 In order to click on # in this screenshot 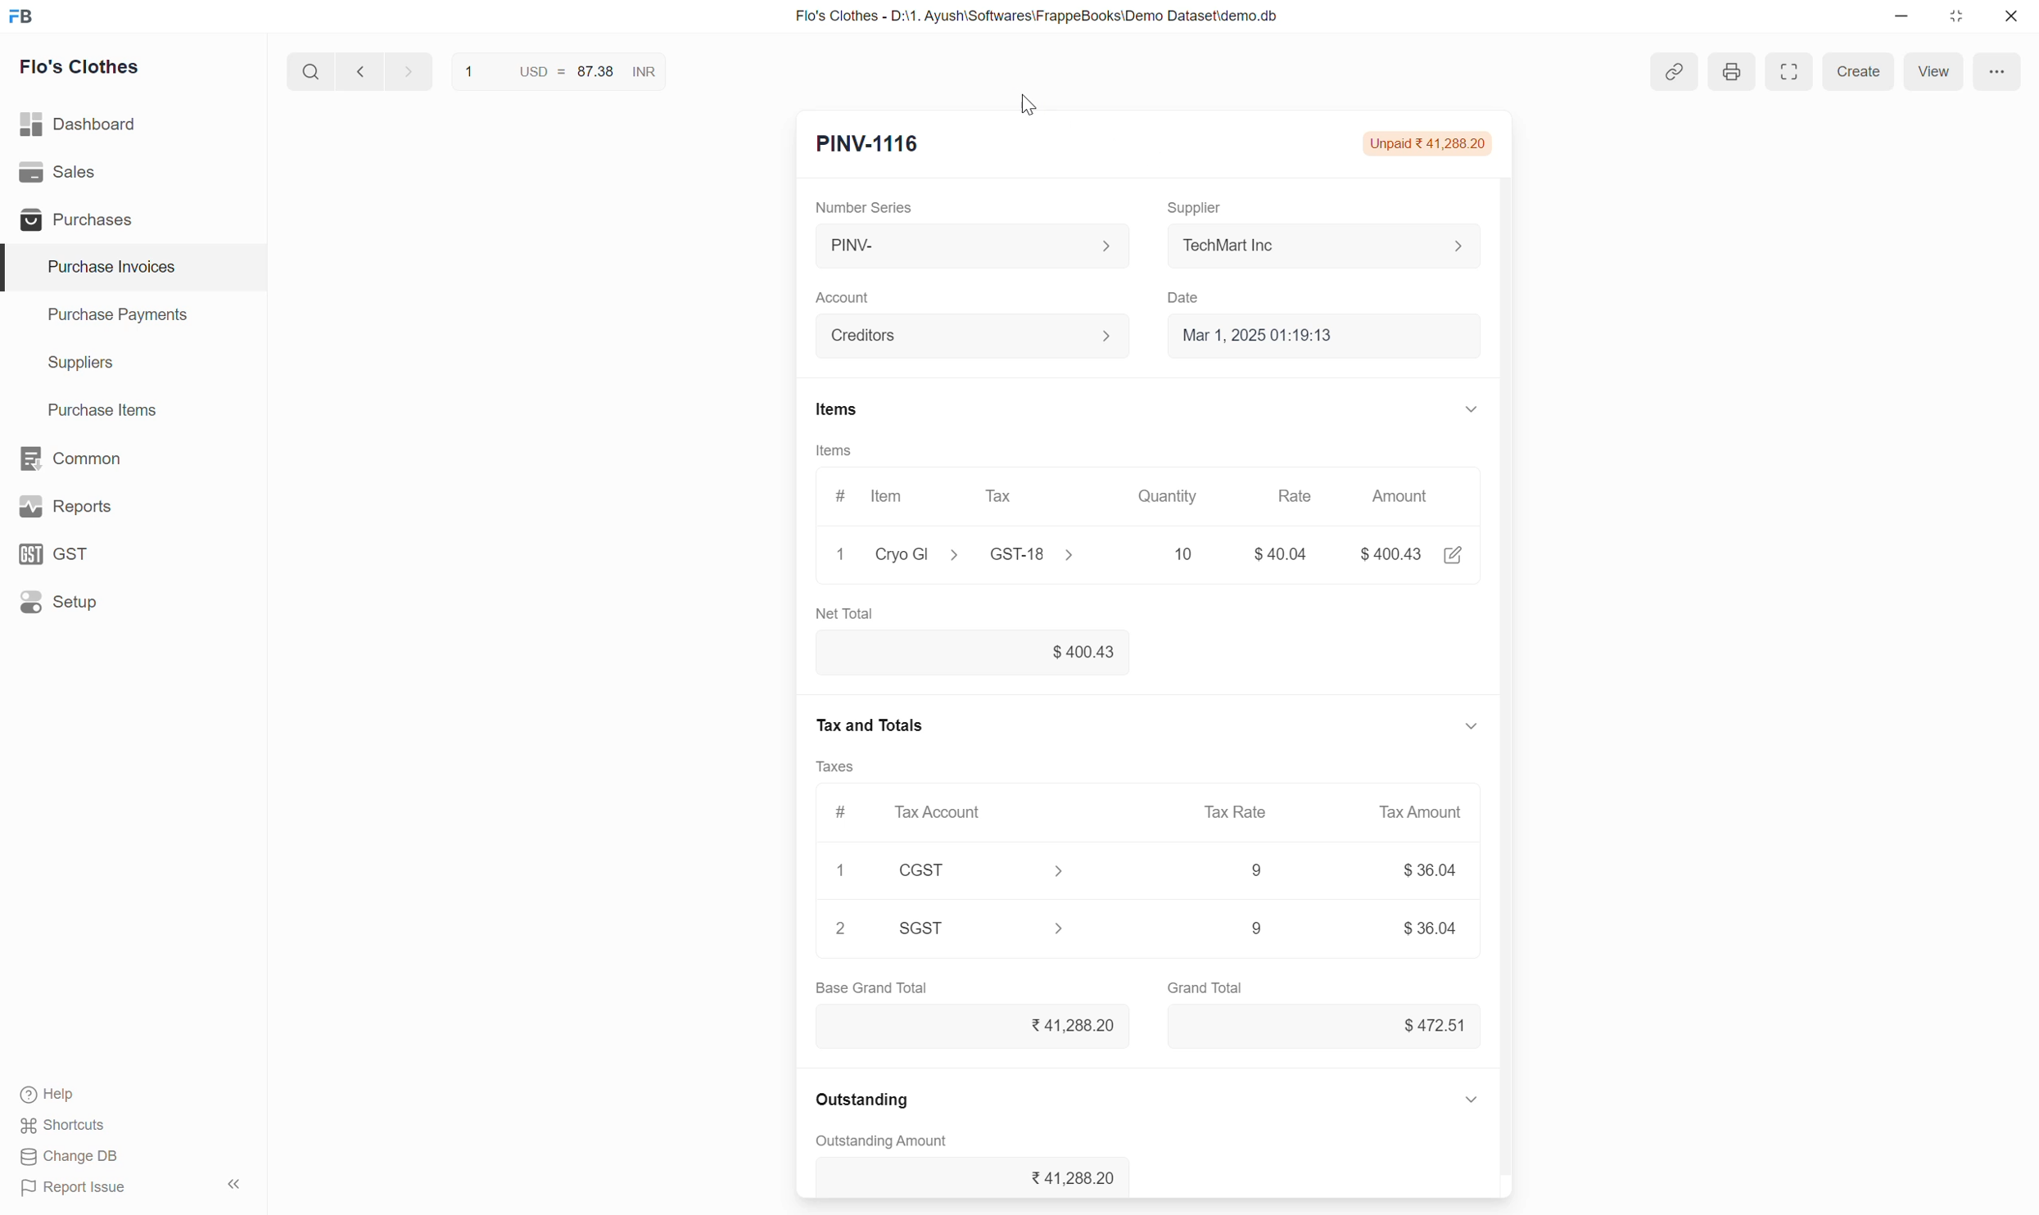, I will do `click(842, 816)`.